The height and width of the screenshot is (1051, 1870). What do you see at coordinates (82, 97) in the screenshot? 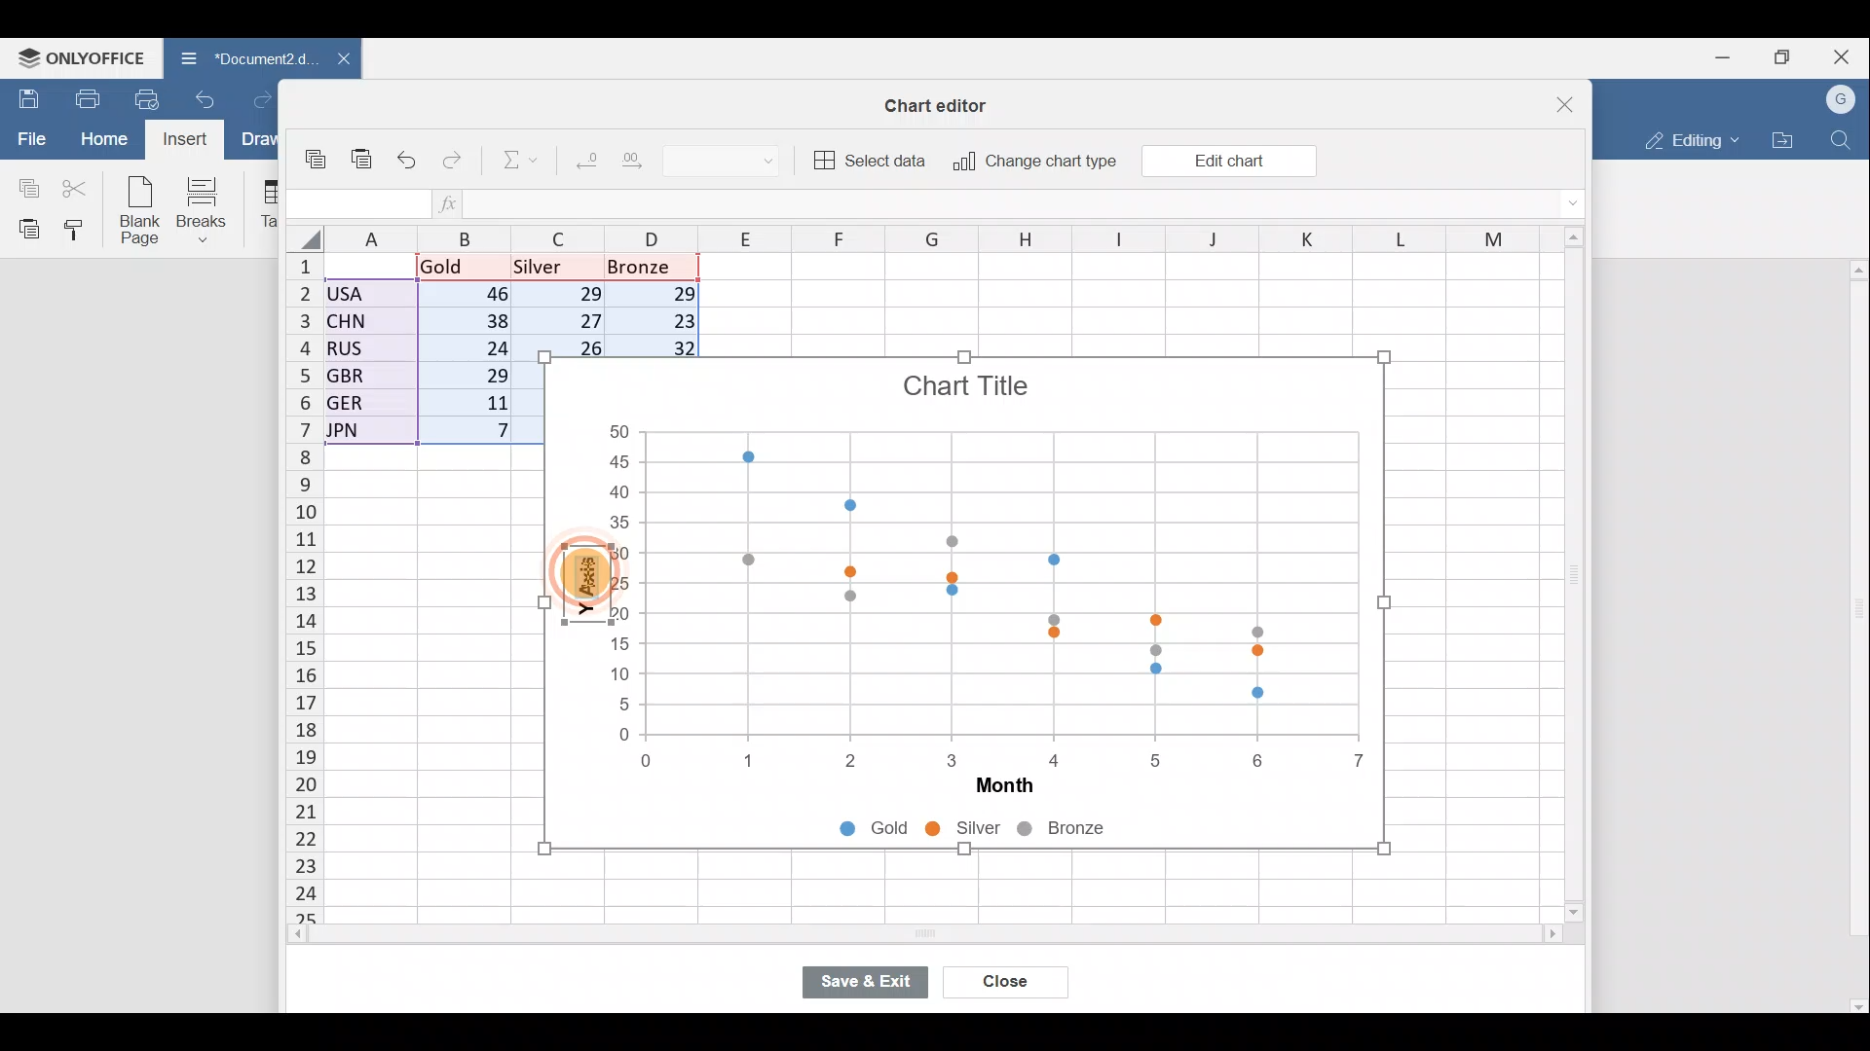
I see `Print file` at bounding box center [82, 97].